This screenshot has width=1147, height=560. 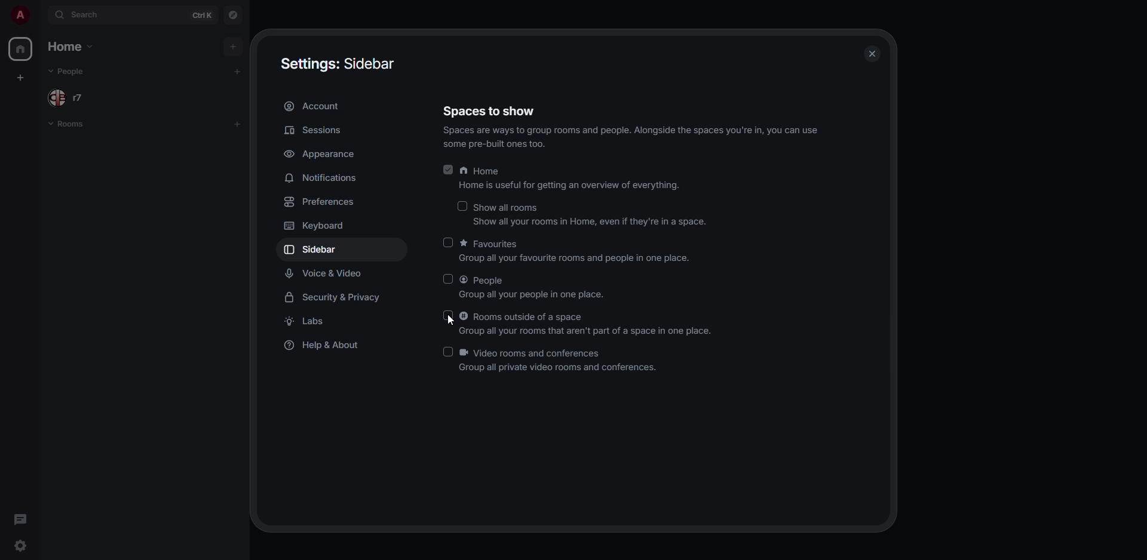 What do you see at coordinates (233, 45) in the screenshot?
I see `add` at bounding box center [233, 45].